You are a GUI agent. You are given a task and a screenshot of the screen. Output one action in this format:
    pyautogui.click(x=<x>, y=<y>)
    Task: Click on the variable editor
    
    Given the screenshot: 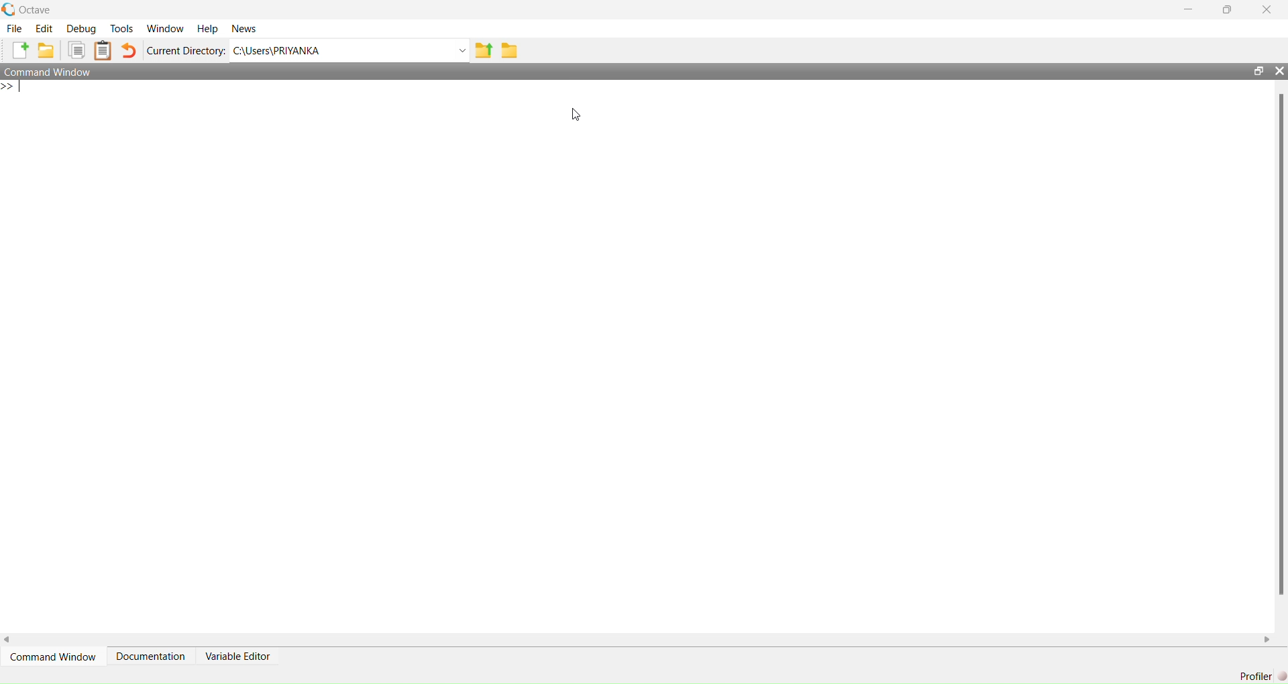 What is the action you would take?
    pyautogui.click(x=241, y=657)
    